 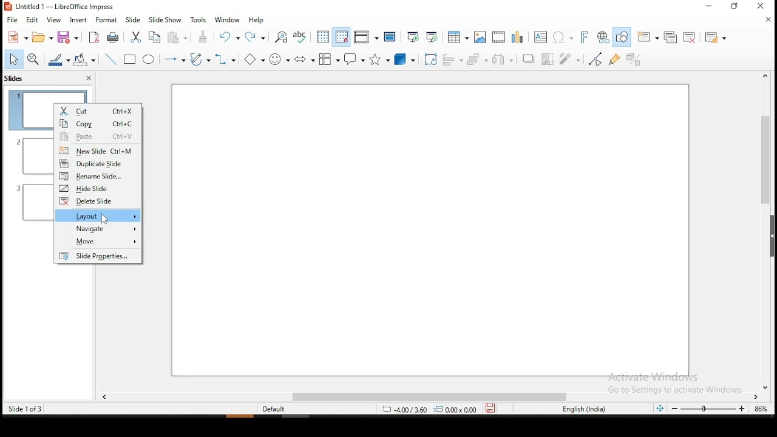 What do you see at coordinates (149, 61) in the screenshot?
I see `ellipse` at bounding box center [149, 61].